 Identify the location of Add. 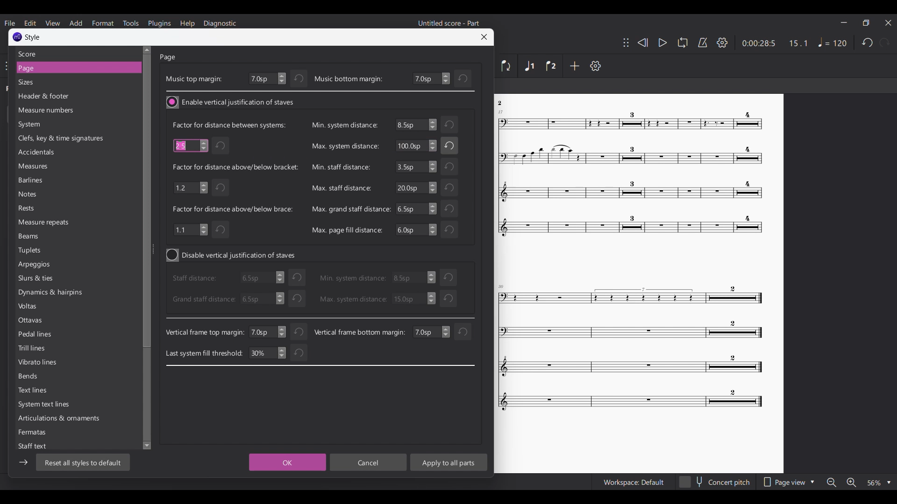
(574, 65).